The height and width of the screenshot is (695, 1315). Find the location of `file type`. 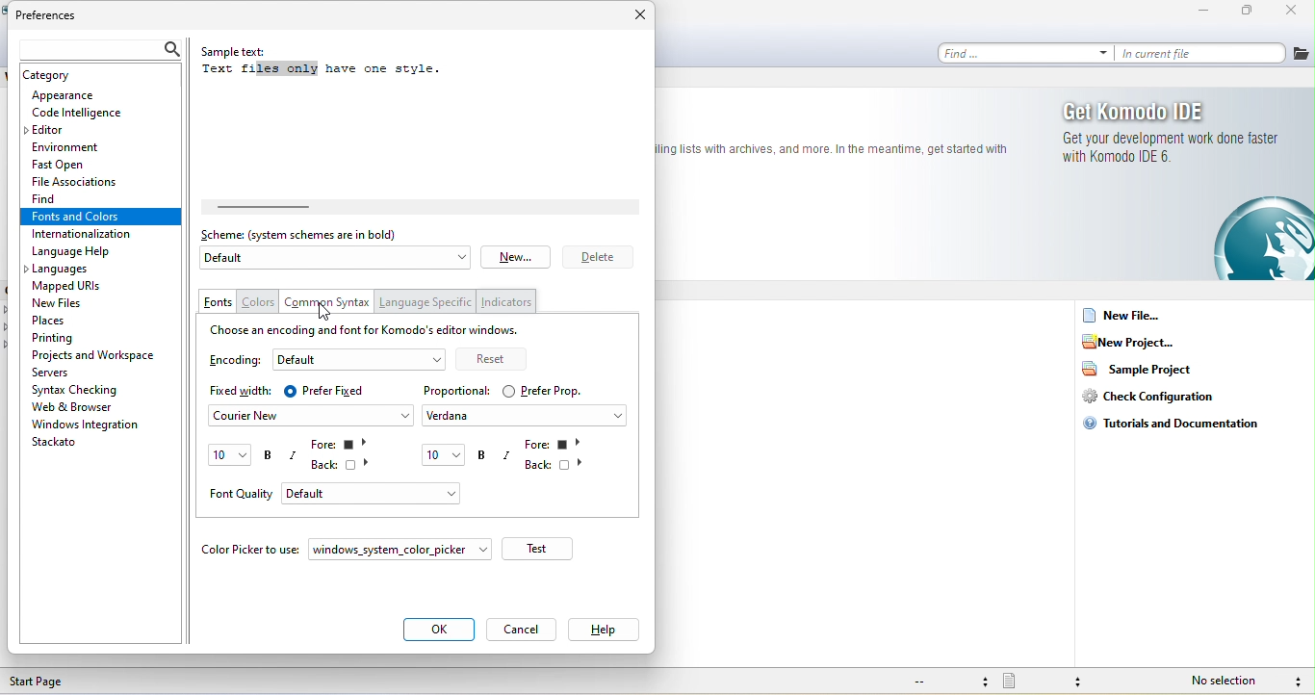

file type is located at coordinates (1051, 681).